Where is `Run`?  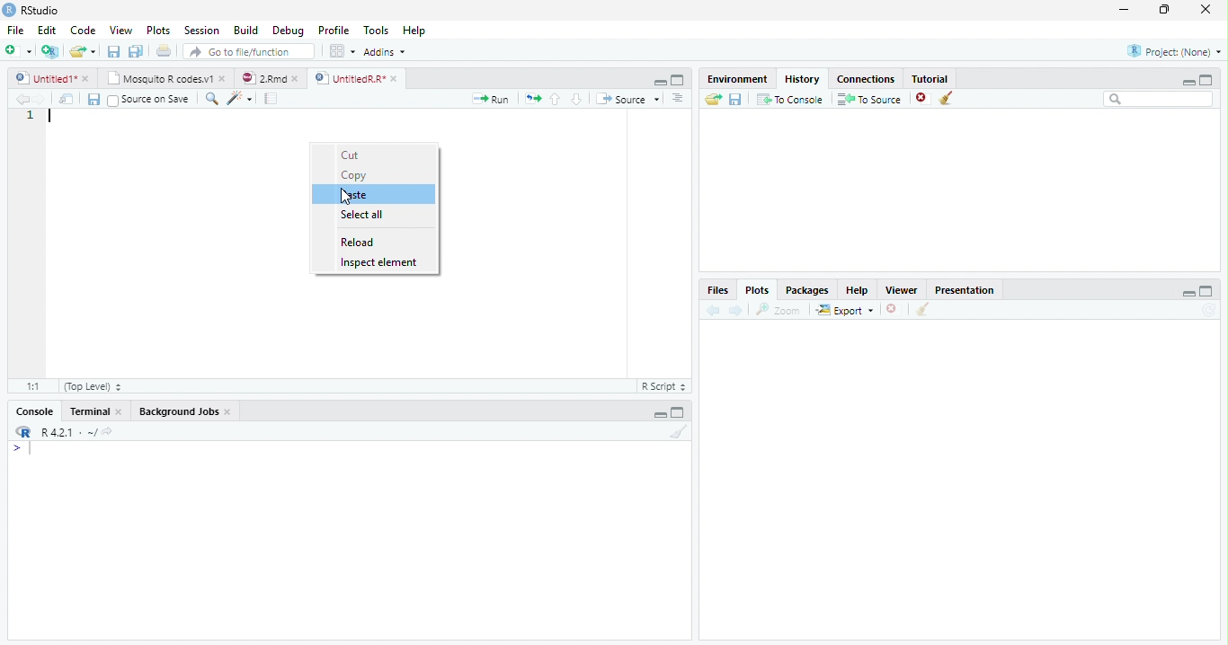 Run is located at coordinates (487, 100).